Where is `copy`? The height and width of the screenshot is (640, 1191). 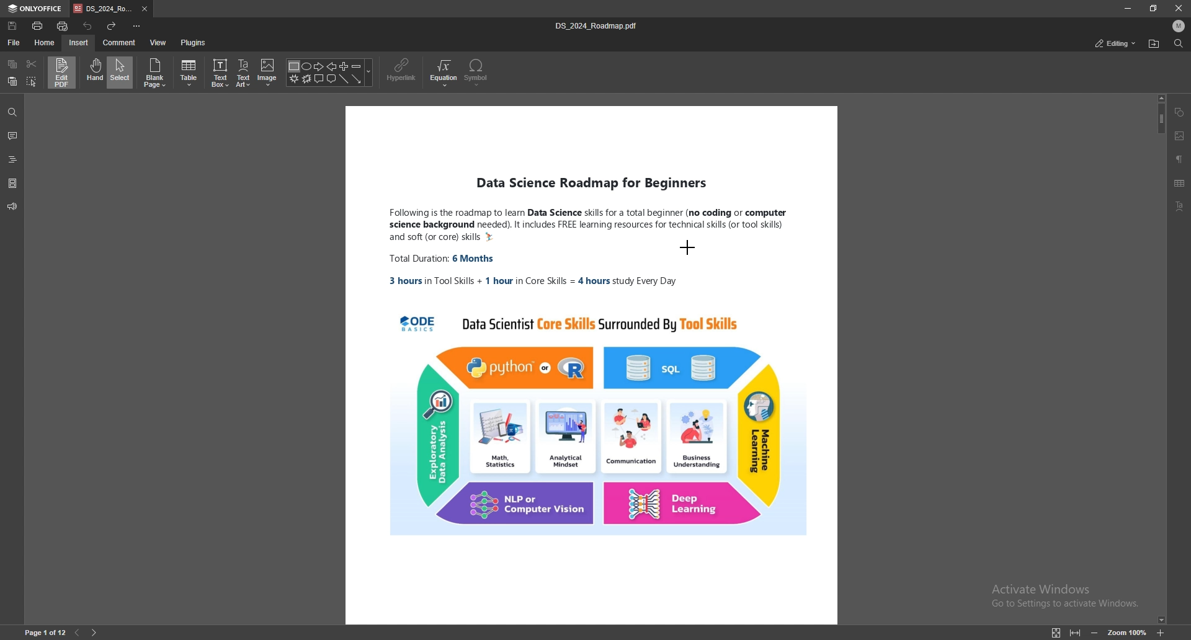 copy is located at coordinates (14, 64).